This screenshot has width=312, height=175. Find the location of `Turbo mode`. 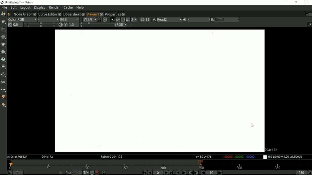

Turbo mode is located at coordinates (92, 172).